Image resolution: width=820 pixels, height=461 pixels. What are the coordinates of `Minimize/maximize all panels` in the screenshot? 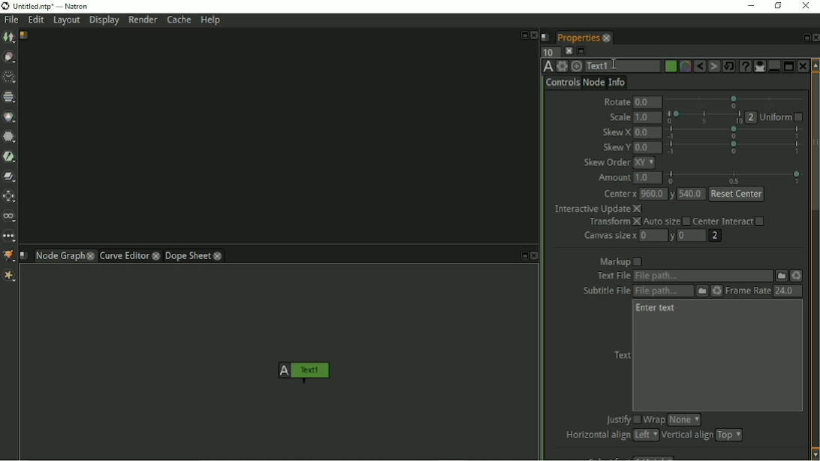 It's located at (582, 51).